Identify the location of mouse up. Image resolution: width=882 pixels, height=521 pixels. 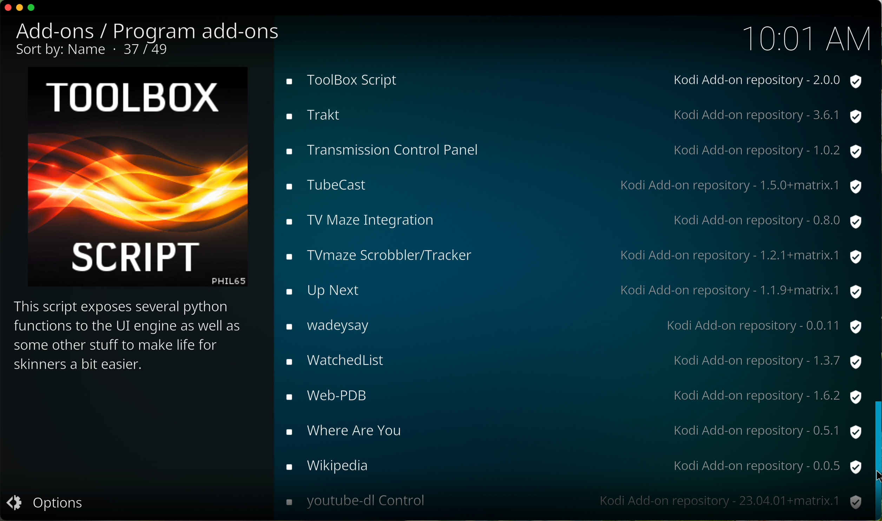
(876, 457).